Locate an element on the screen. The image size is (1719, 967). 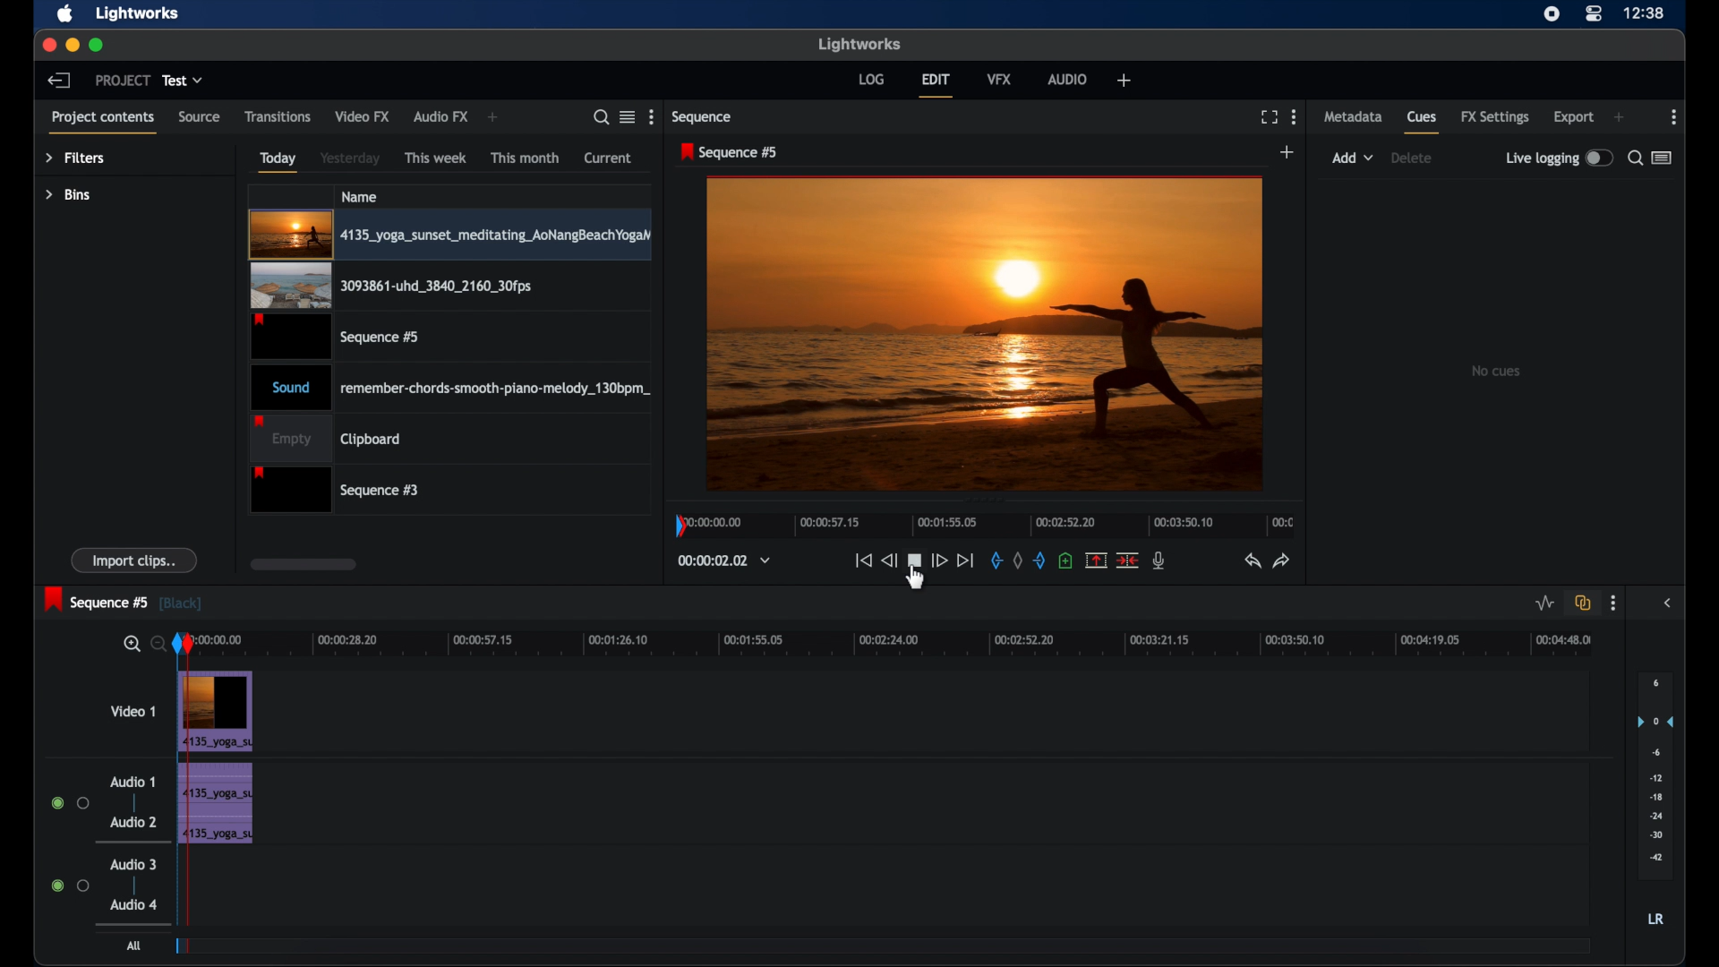
toggle between list or logger view is located at coordinates (1662, 158).